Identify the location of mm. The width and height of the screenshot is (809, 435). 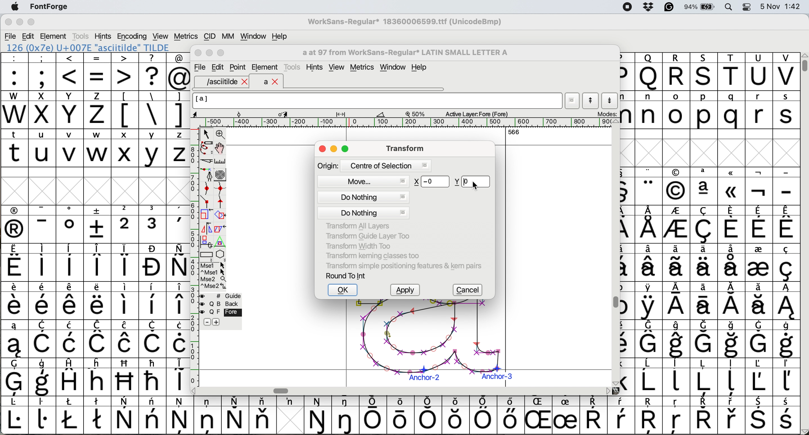
(228, 36).